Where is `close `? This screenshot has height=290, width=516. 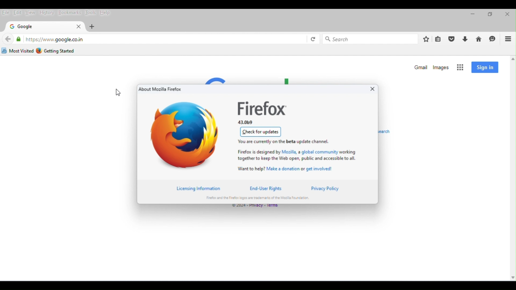 close  is located at coordinates (77, 27).